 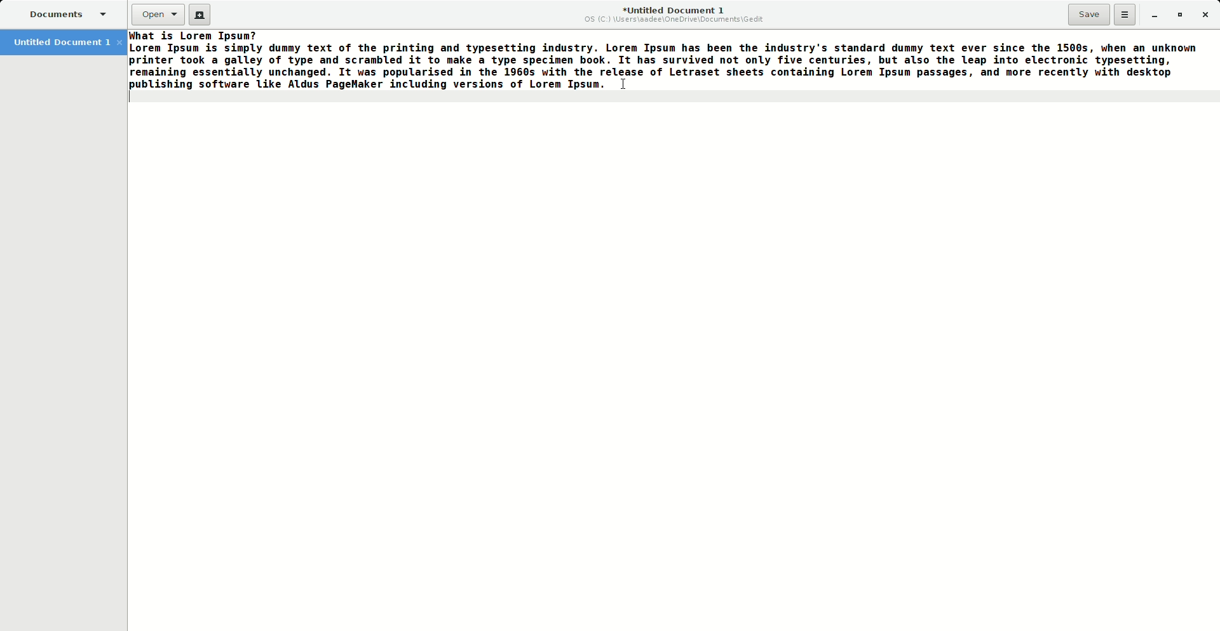 What do you see at coordinates (1125, 14) in the screenshot?
I see `Options` at bounding box center [1125, 14].